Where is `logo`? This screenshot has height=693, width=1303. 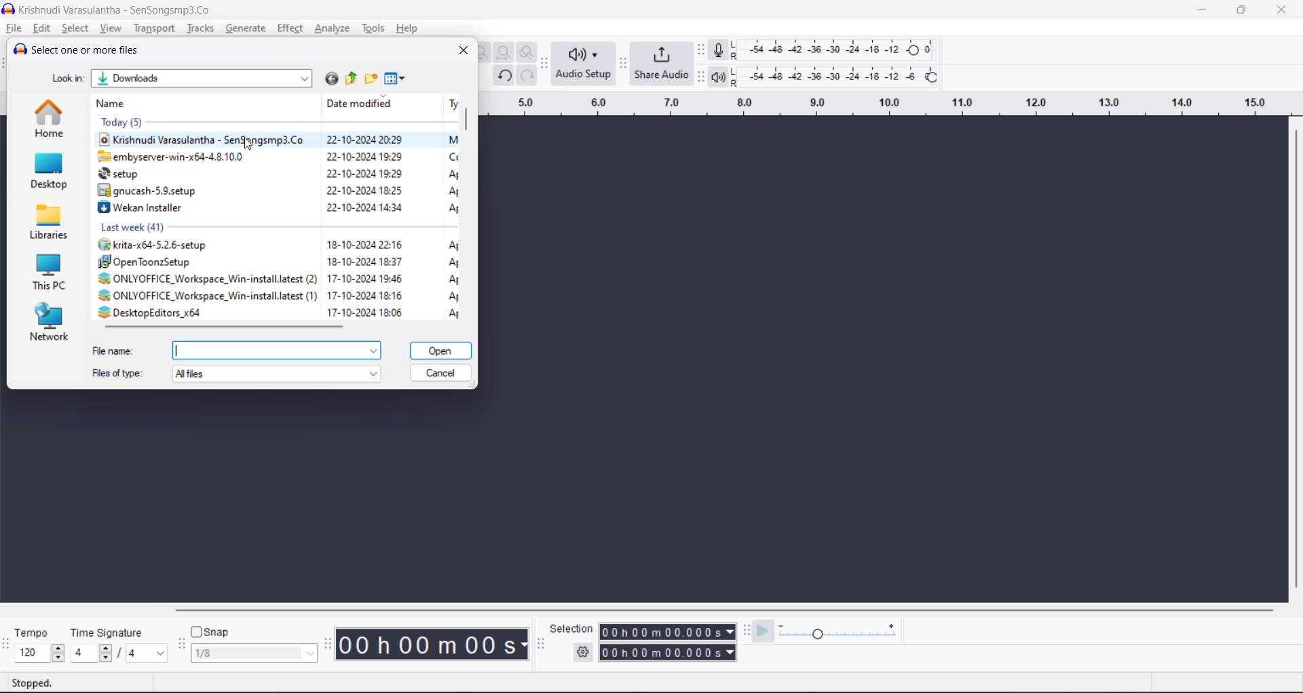
logo is located at coordinates (8, 10).